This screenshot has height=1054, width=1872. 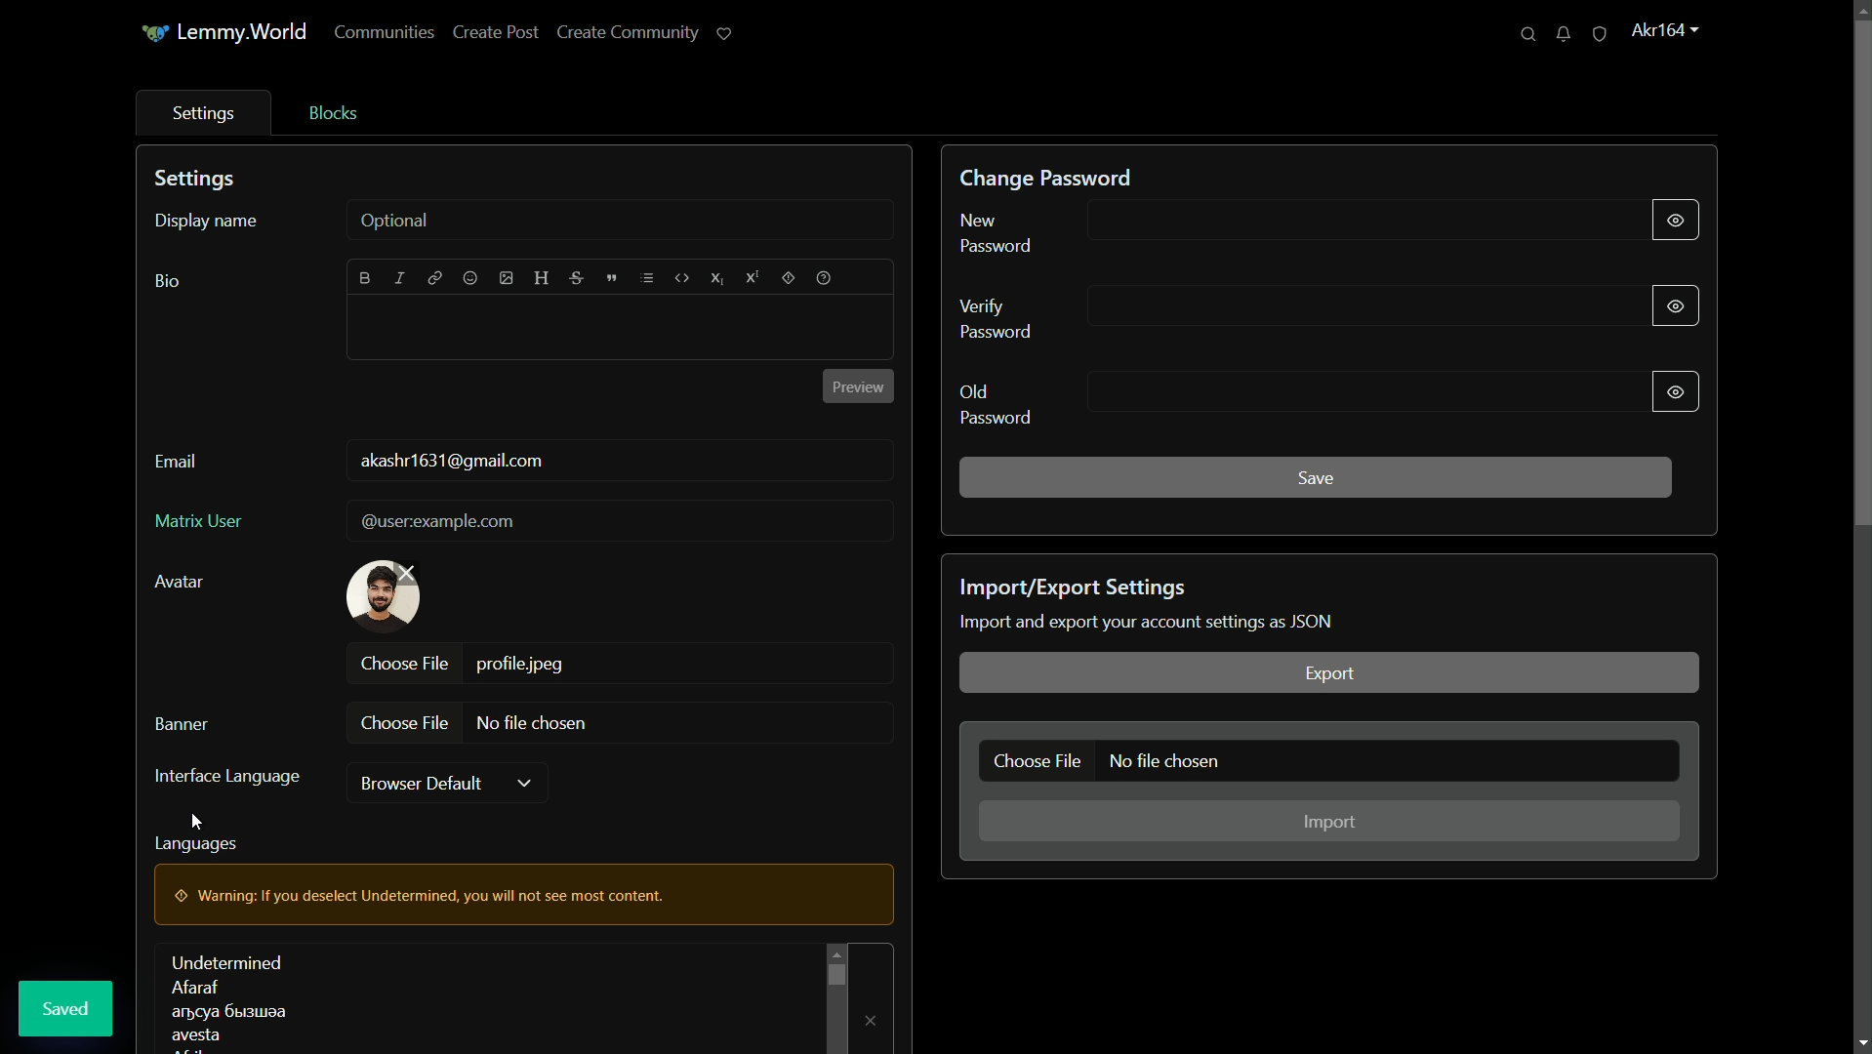 I want to click on interface language, so click(x=225, y=778).